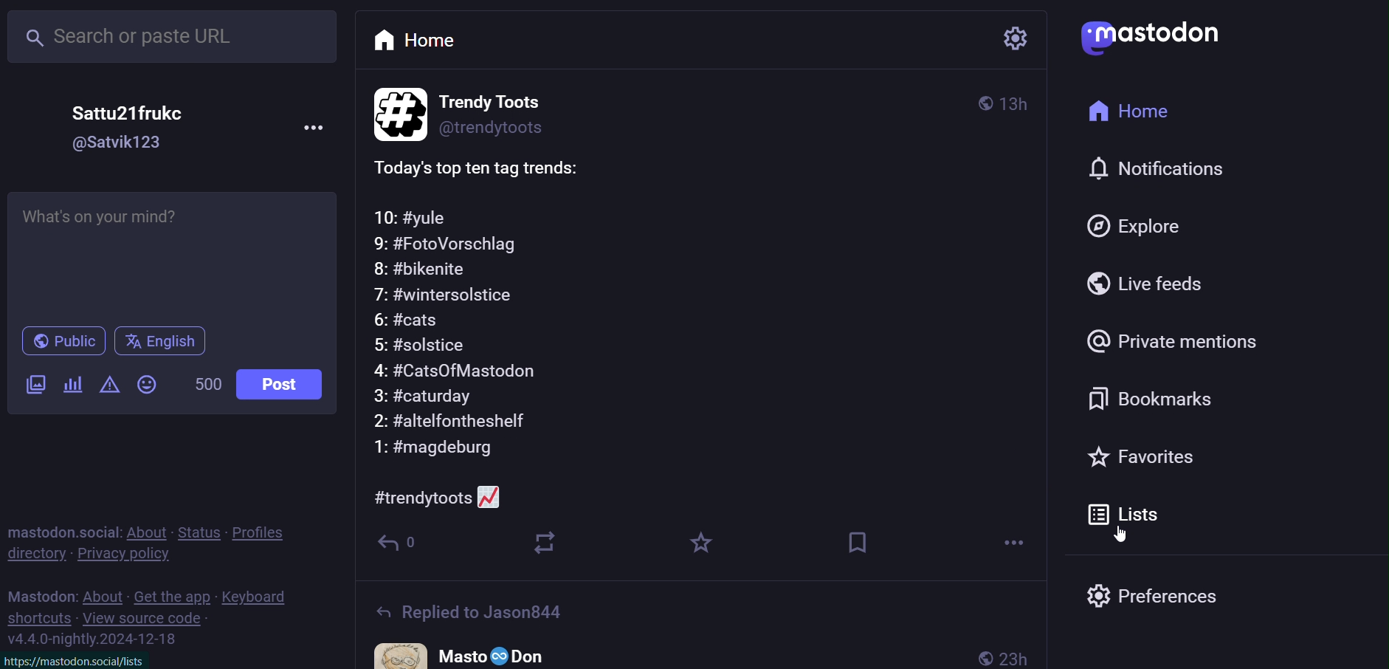 The image size is (1389, 669). What do you see at coordinates (265, 531) in the screenshot?
I see `profiles` at bounding box center [265, 531].